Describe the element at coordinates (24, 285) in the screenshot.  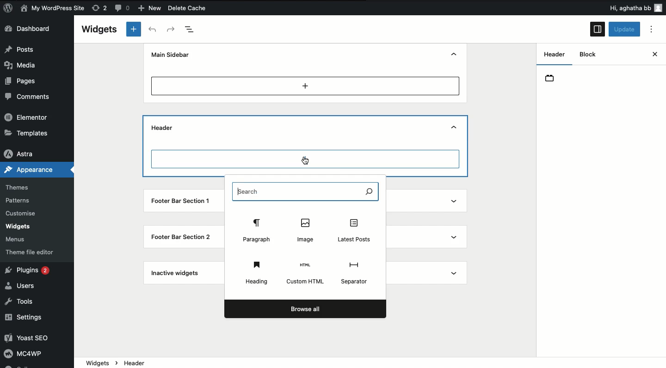
I see `Users` at that location.